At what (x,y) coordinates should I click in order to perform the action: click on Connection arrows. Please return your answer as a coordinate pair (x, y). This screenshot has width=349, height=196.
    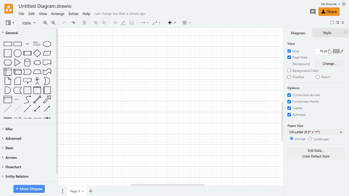
    Looking at the image, I should click on (304, 96).